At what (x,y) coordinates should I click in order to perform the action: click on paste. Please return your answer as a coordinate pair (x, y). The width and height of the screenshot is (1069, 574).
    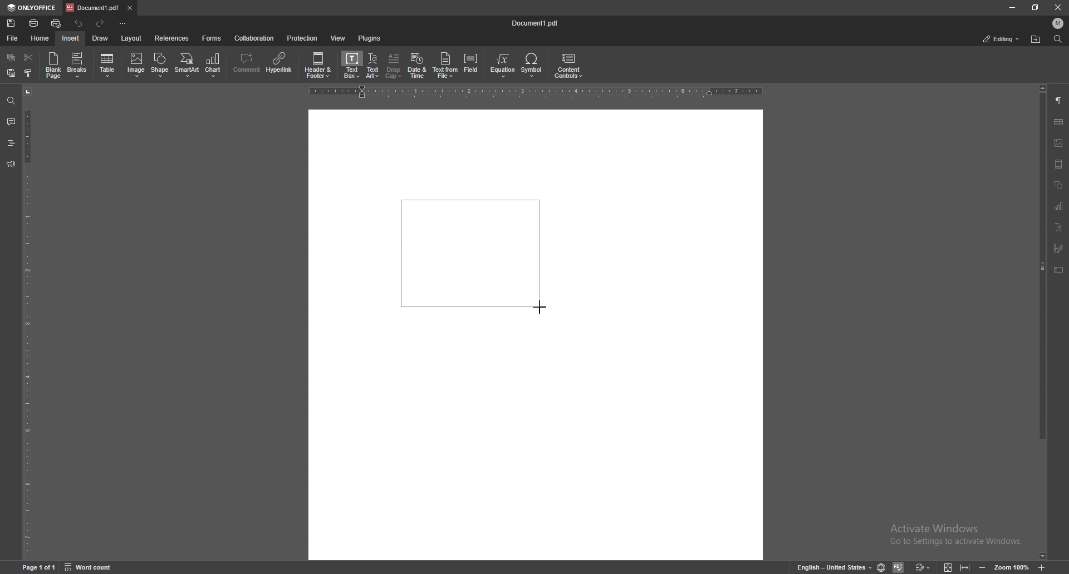
    Looking at the image, I should click on (12, 73).